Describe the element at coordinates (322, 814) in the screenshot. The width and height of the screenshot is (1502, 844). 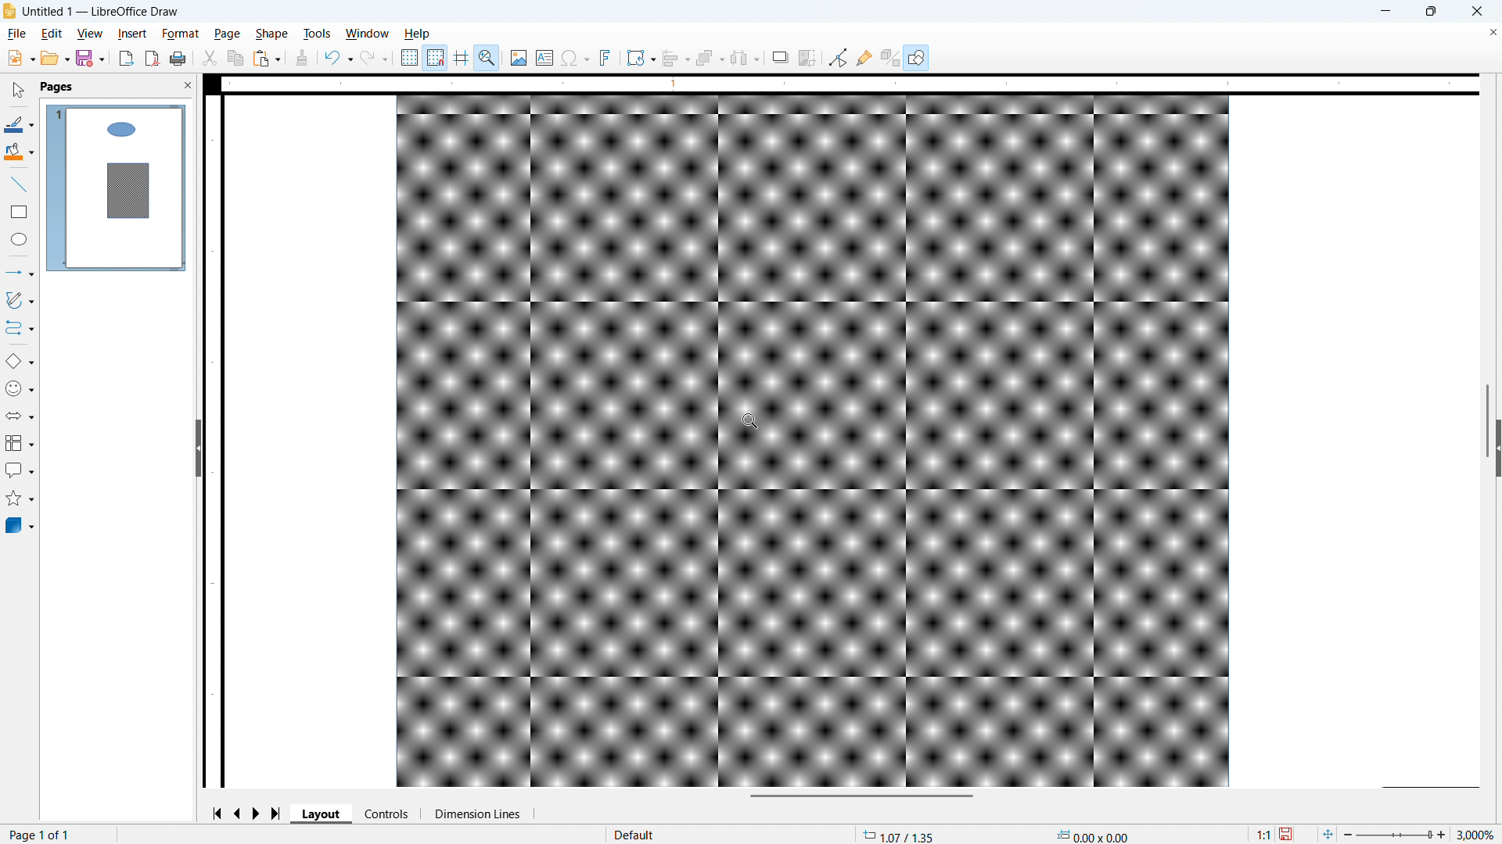
I see `Layout ` at that location.